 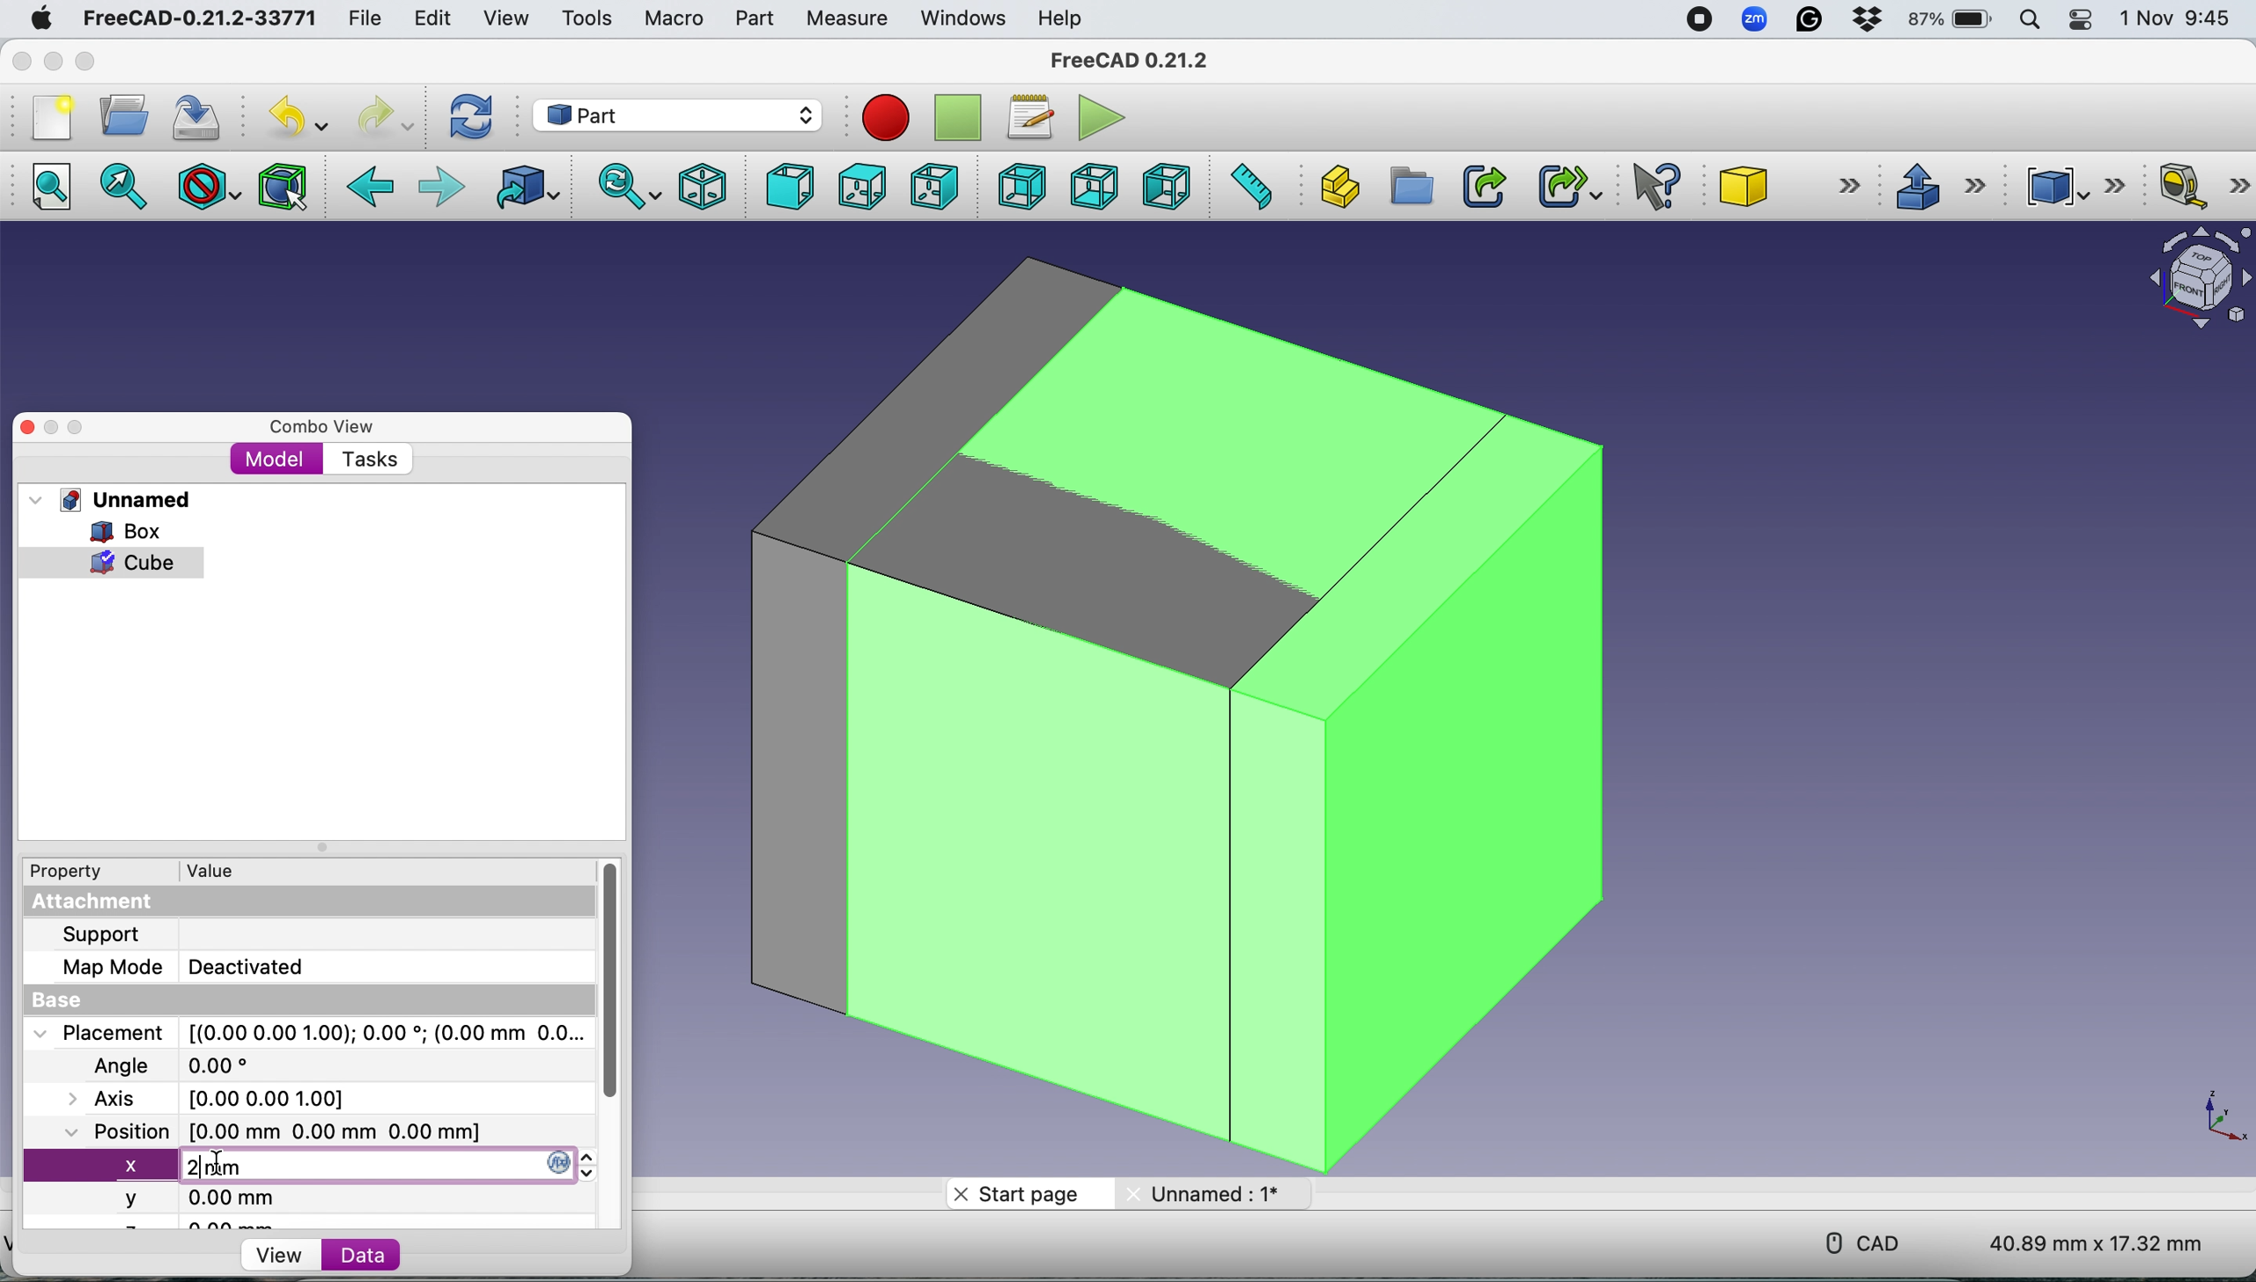 What do you see at coordinates (124, 114) in the screenshot?
I see `Open` at bounding box center [124, 114].